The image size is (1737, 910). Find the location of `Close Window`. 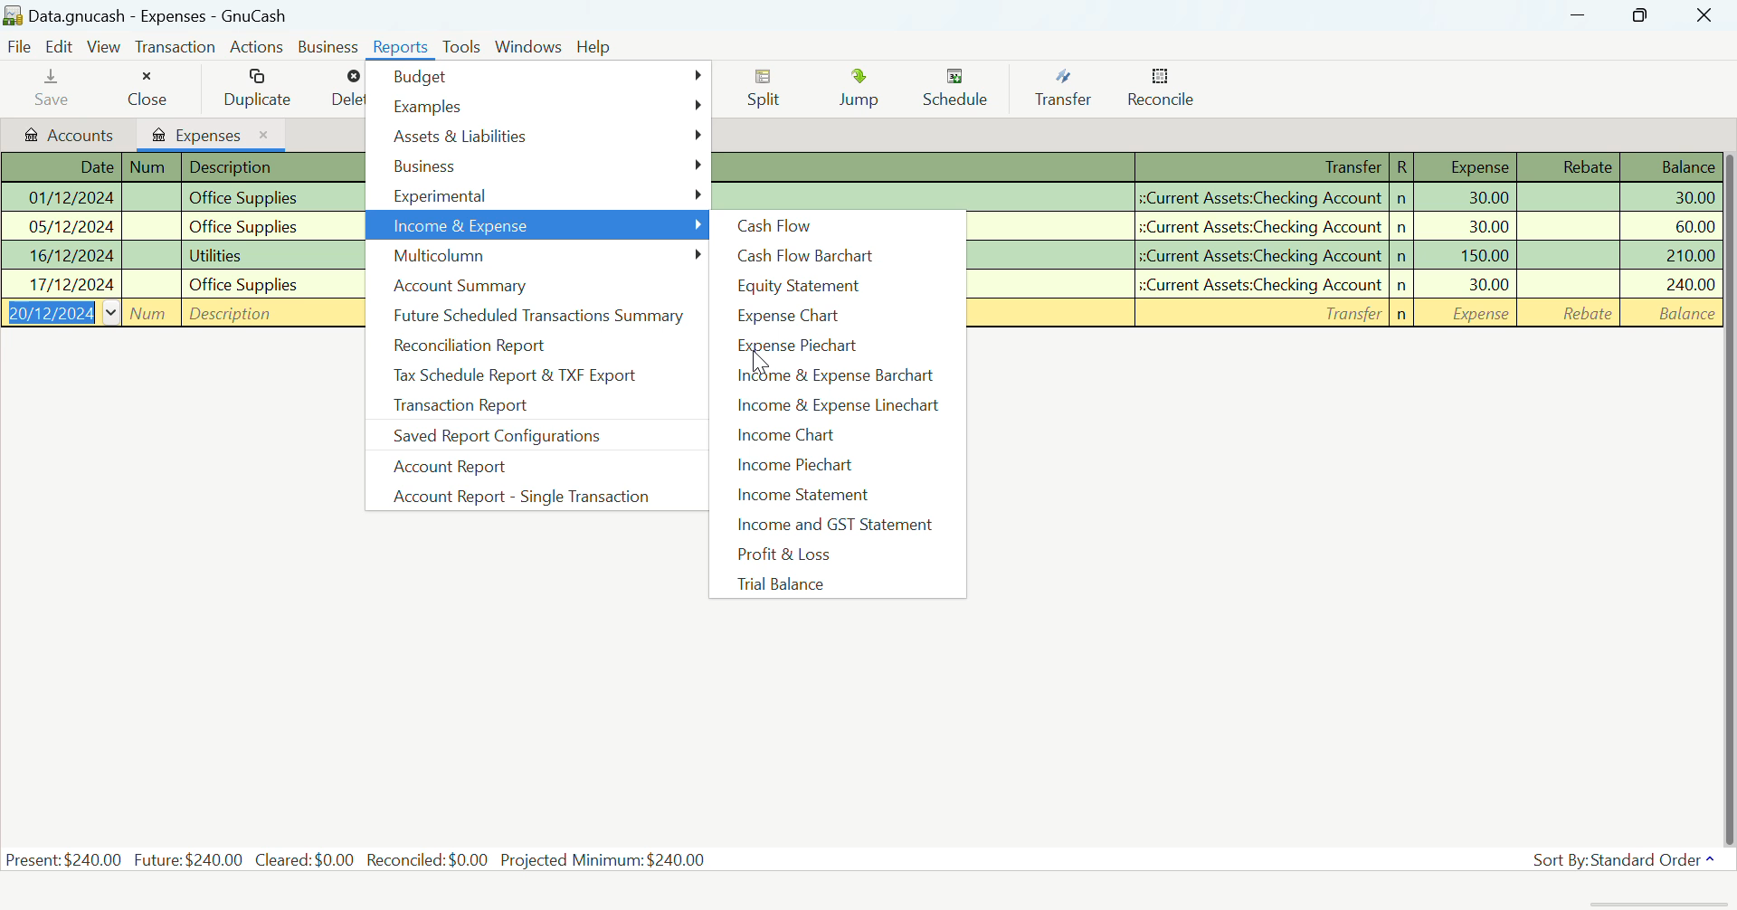

Close Window is located at coordinates (1706, 15).